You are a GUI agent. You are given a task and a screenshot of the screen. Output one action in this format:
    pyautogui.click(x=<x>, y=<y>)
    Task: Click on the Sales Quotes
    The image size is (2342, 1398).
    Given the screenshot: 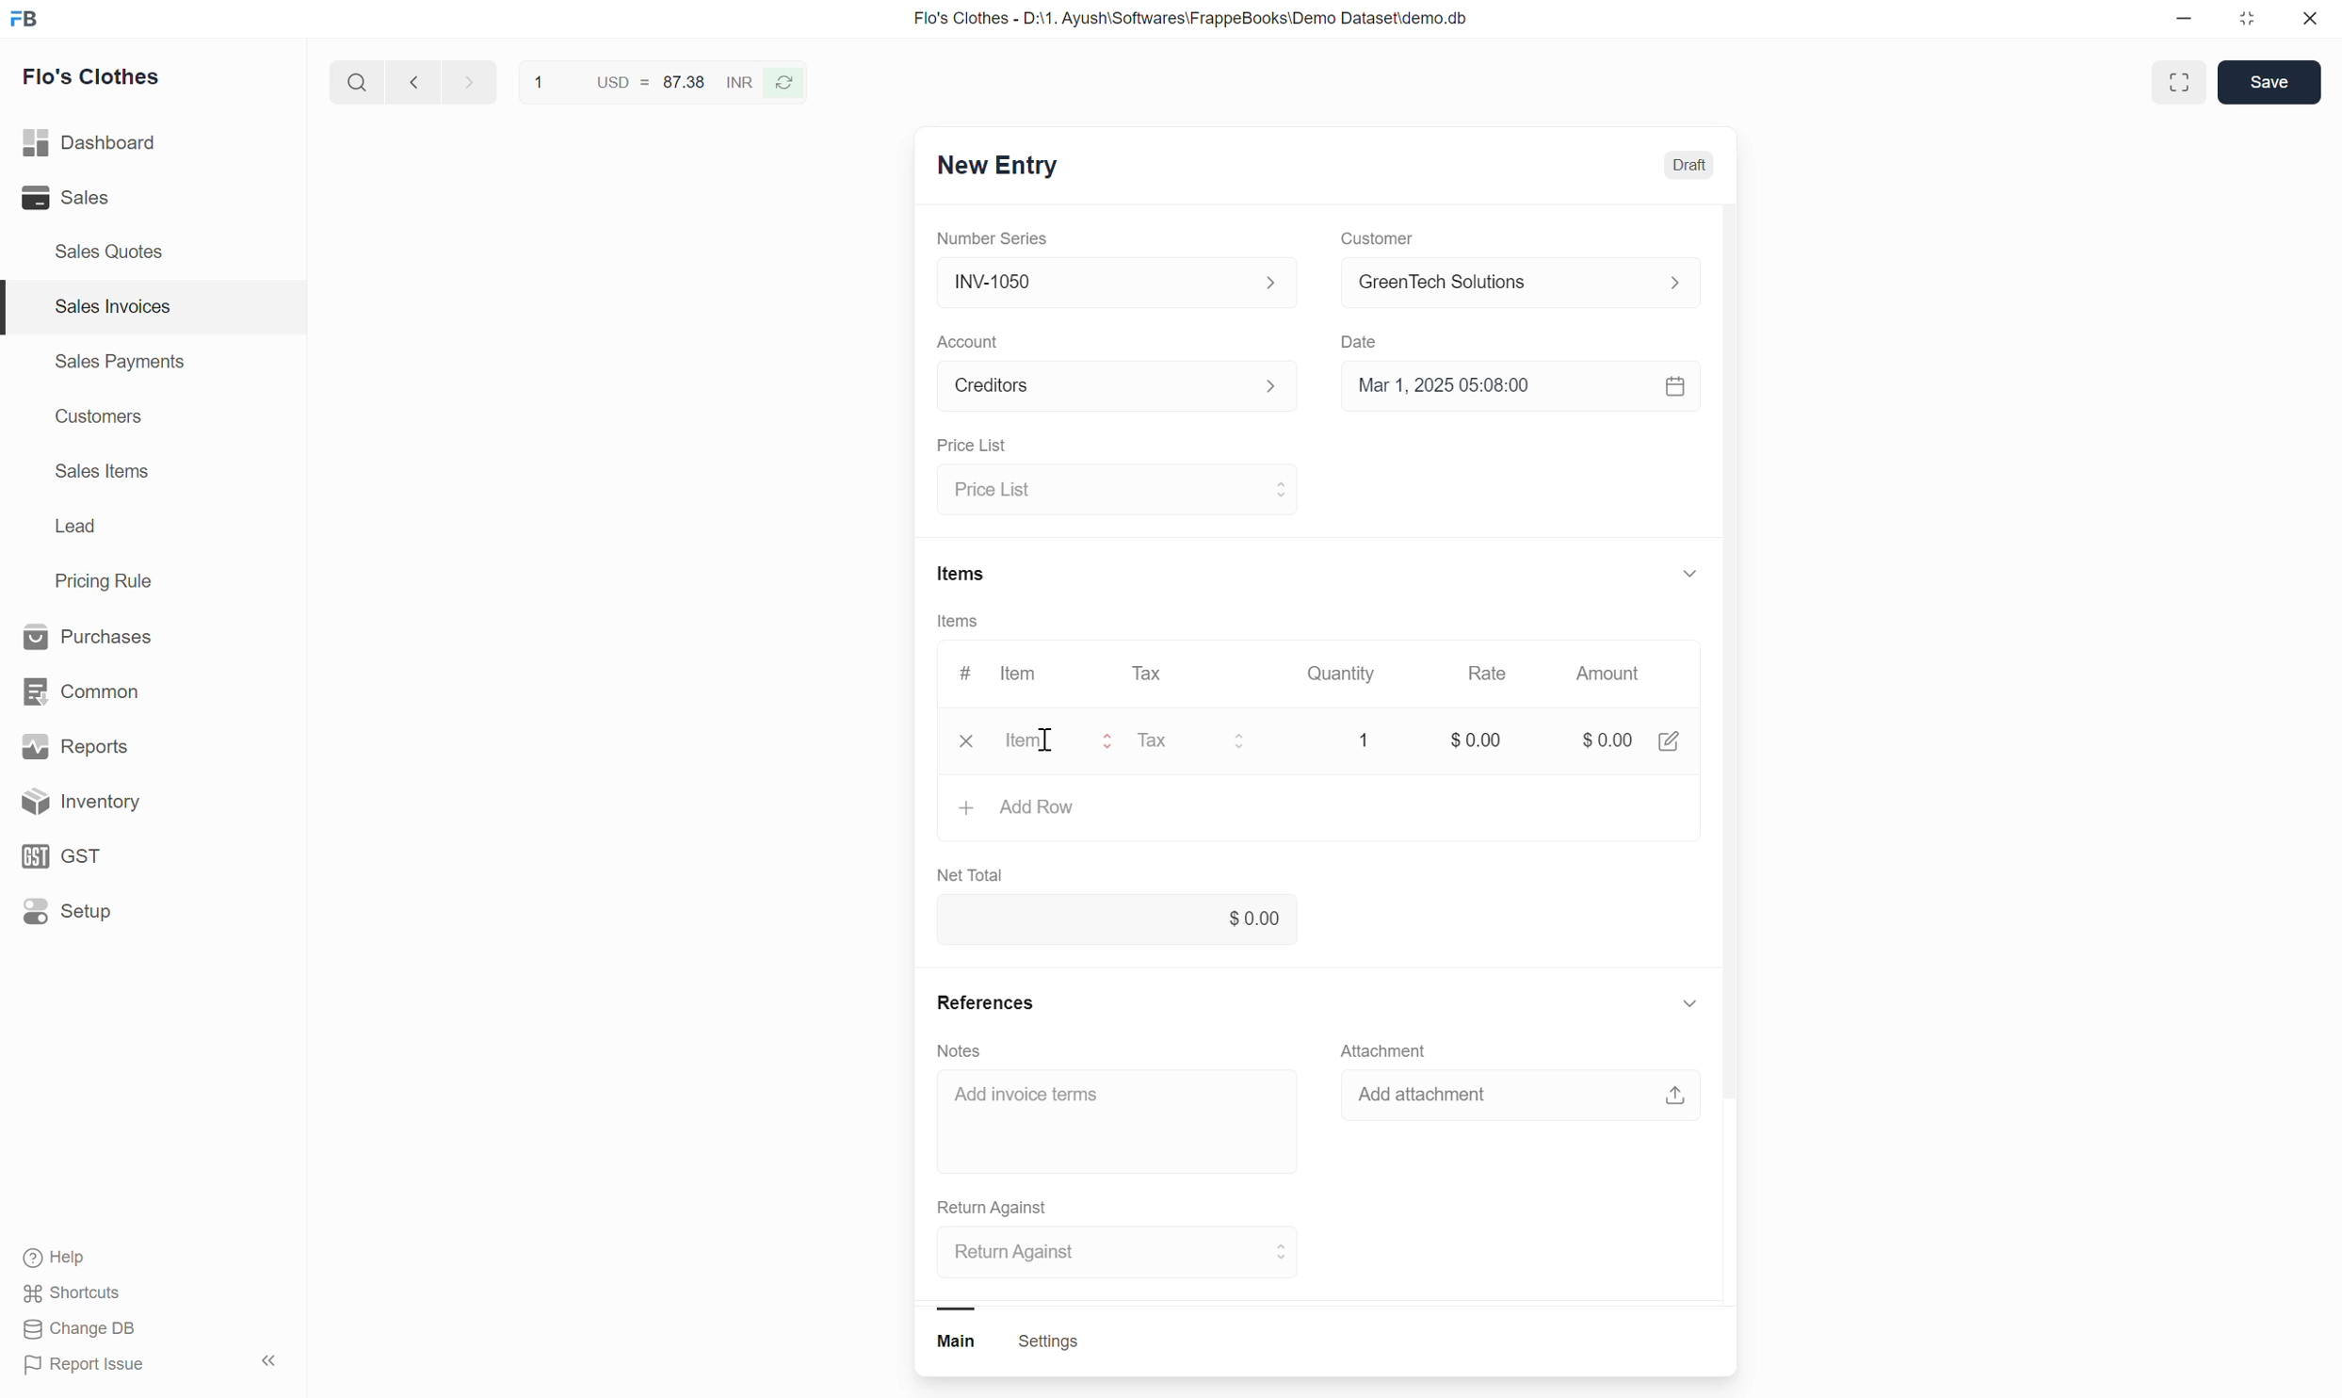 What is the action you would take?
    pyautogui.click(x=109, y=251)
    